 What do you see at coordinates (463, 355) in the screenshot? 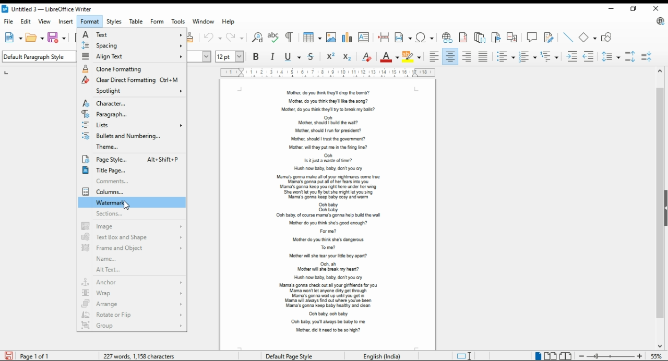
I see `toggle cursor` at bounding box center [463, 355].